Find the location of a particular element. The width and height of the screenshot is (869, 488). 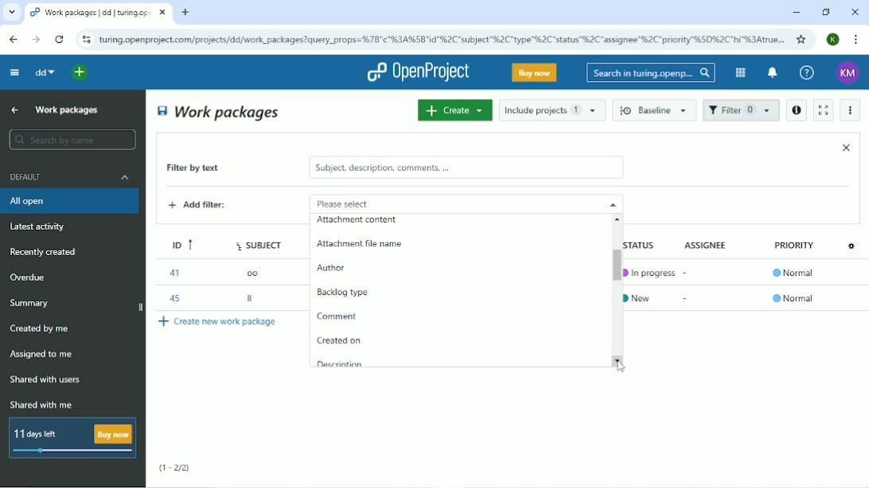

New tab is located at coordinates (185, 13).